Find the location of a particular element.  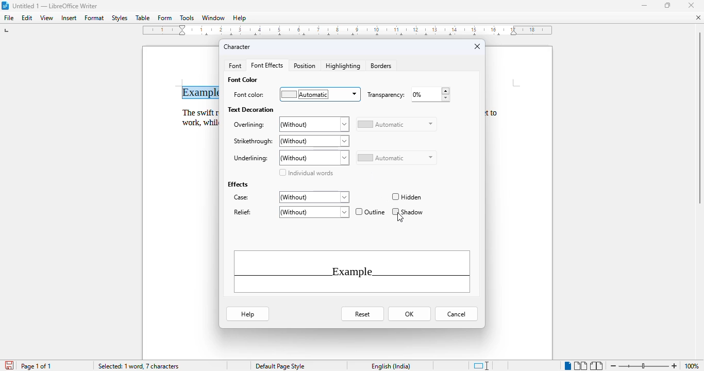

insert is located at coordinates (69, 18).